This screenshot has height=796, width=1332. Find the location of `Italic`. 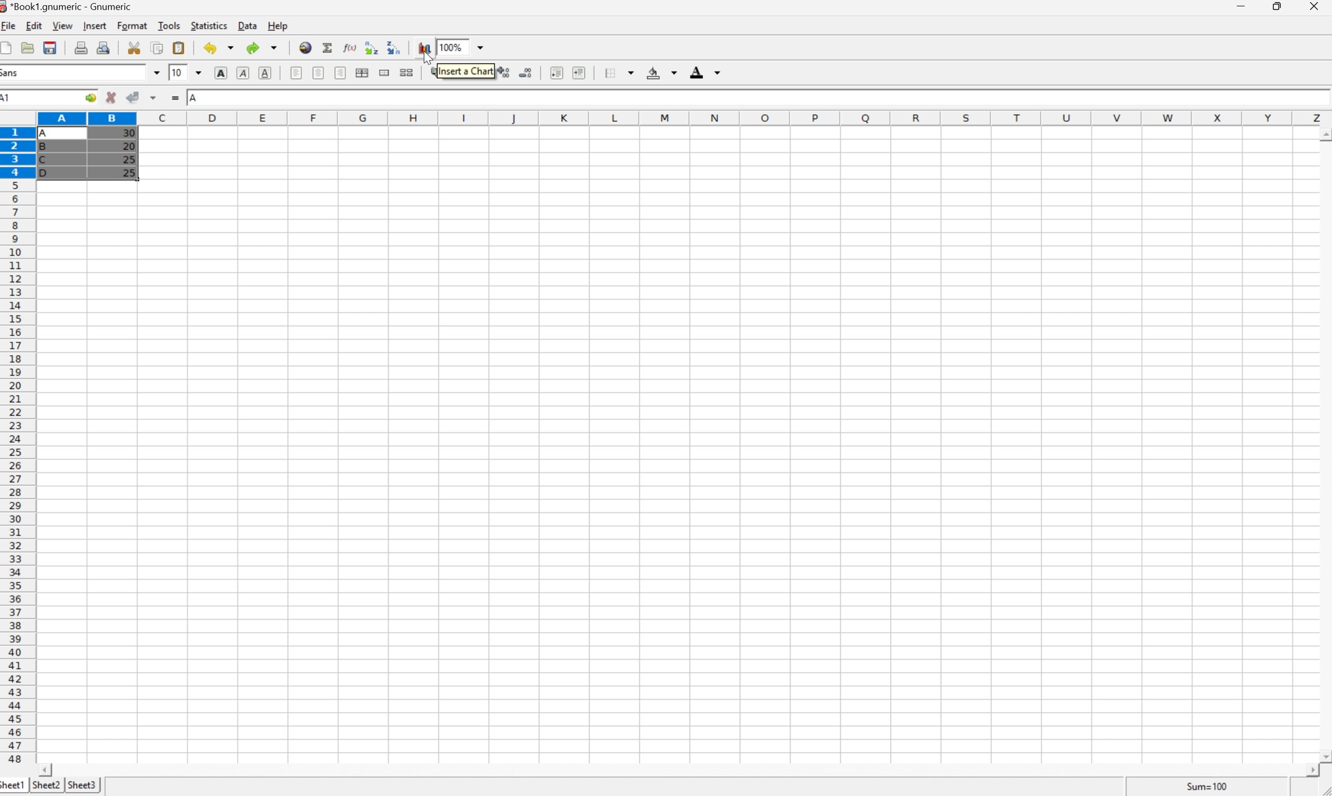

Italic is located at coordinates (243, 72).